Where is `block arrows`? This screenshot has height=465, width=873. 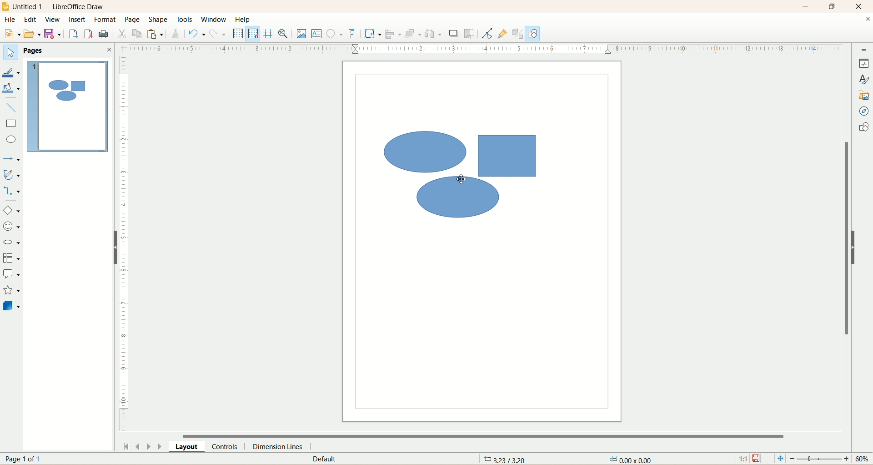 block arrows is located at coordinates (12, 243).